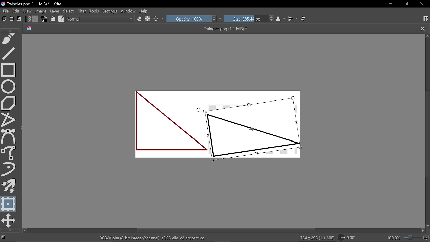  I want to click on Polygon tool, so click(9, 102).